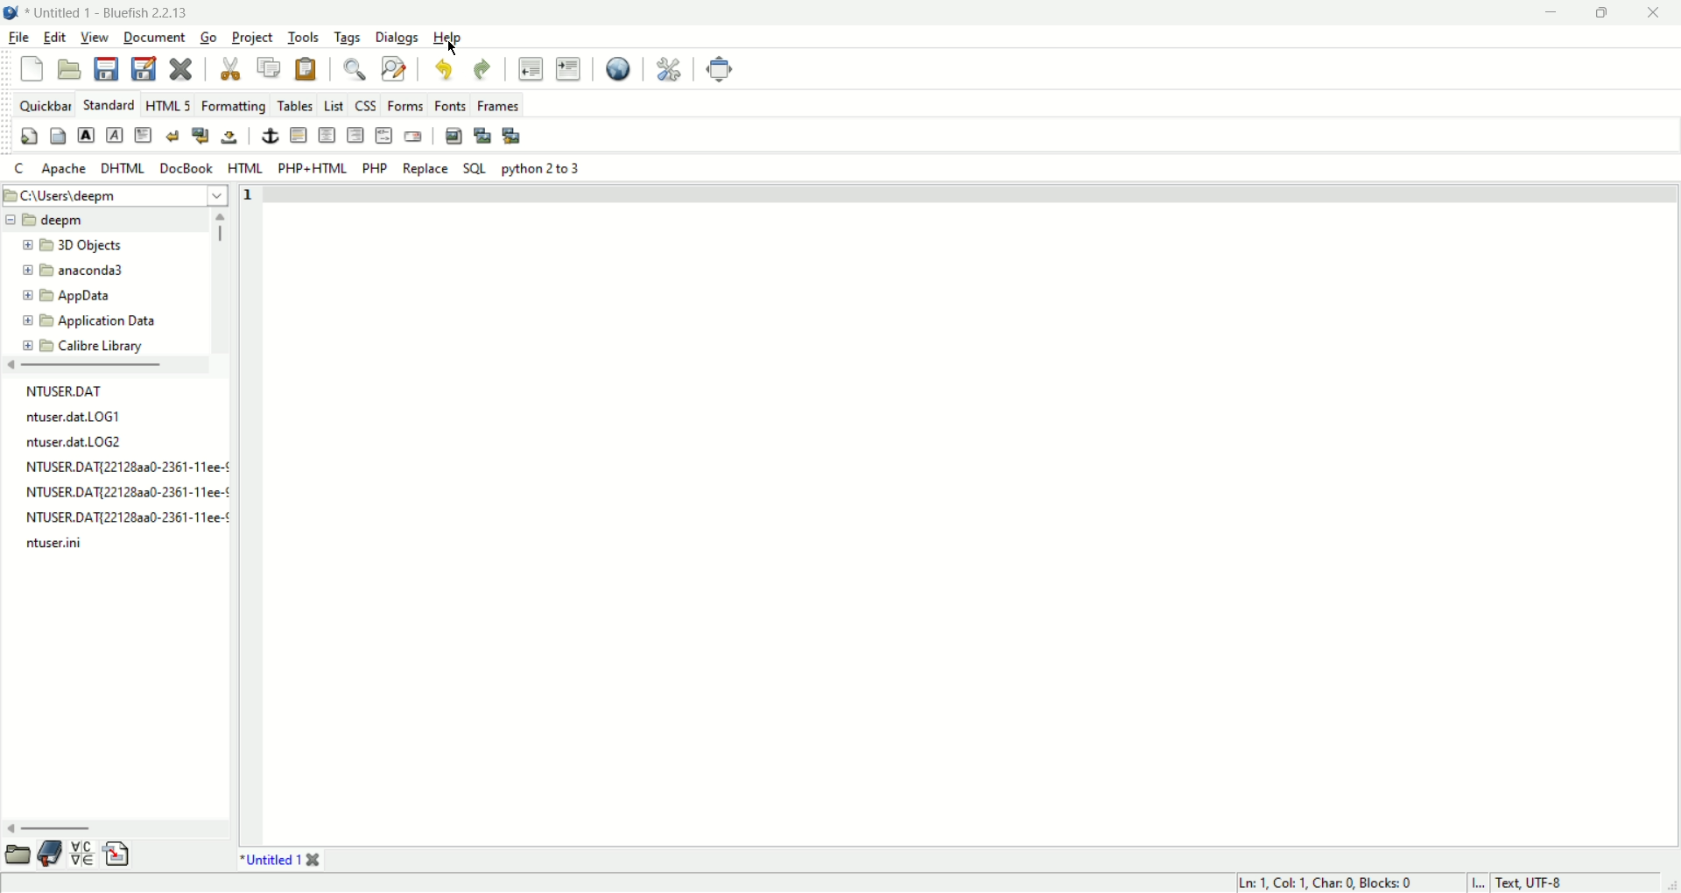 Image resolution: width=1681 pixels, height=893 pixels. I want to click on bookmarks, so click(50, 855).